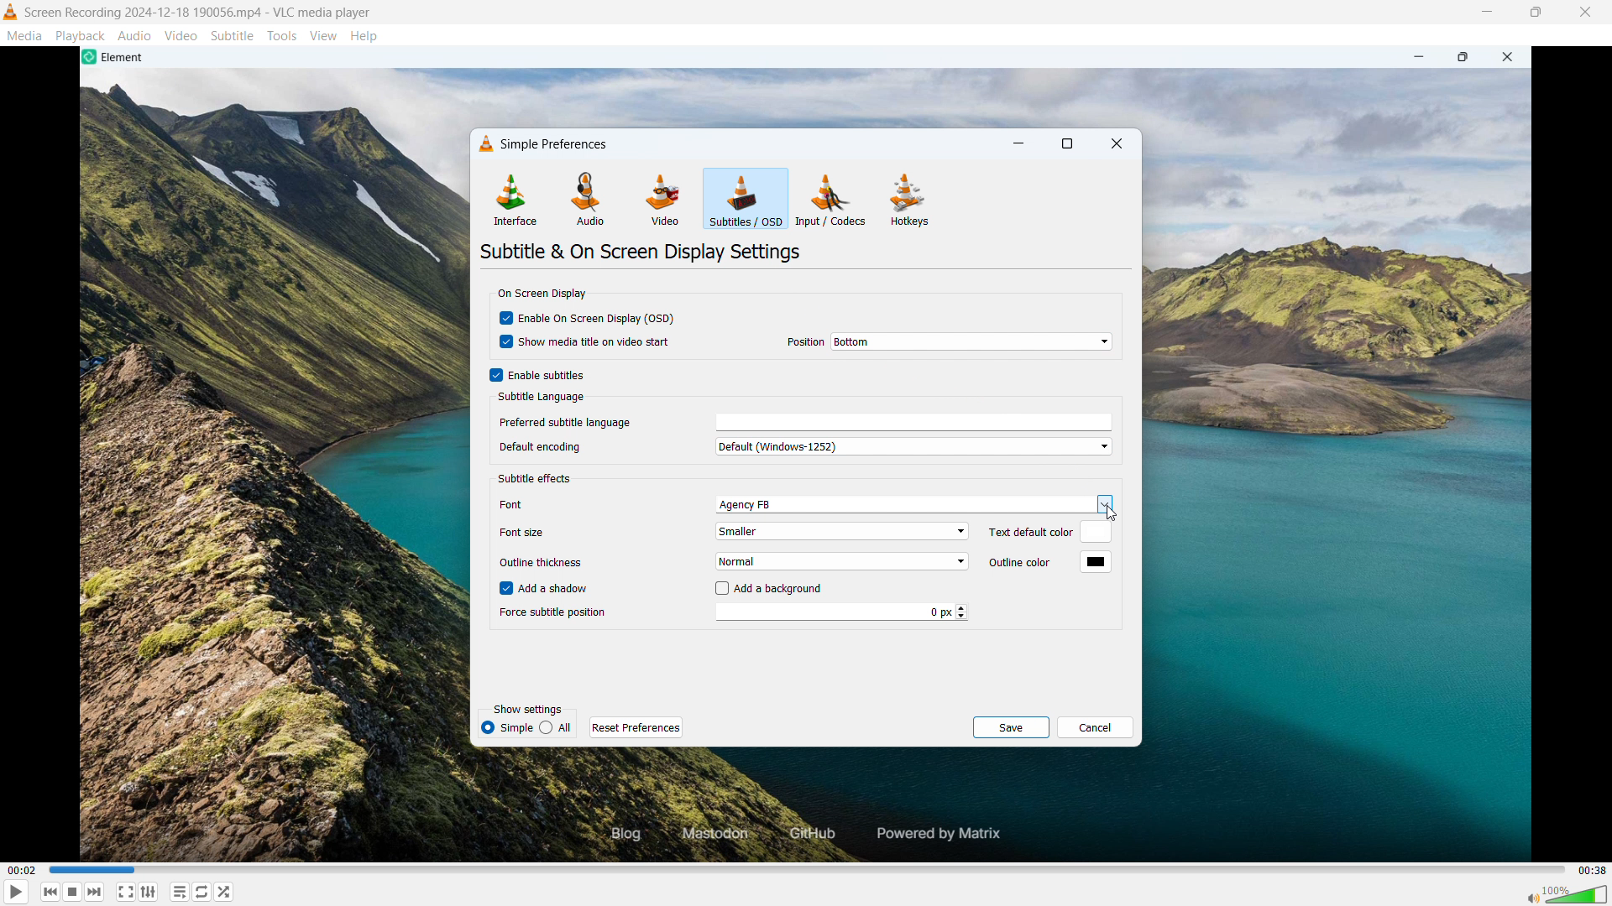  I want to click on stop playback, so click(73, 892).